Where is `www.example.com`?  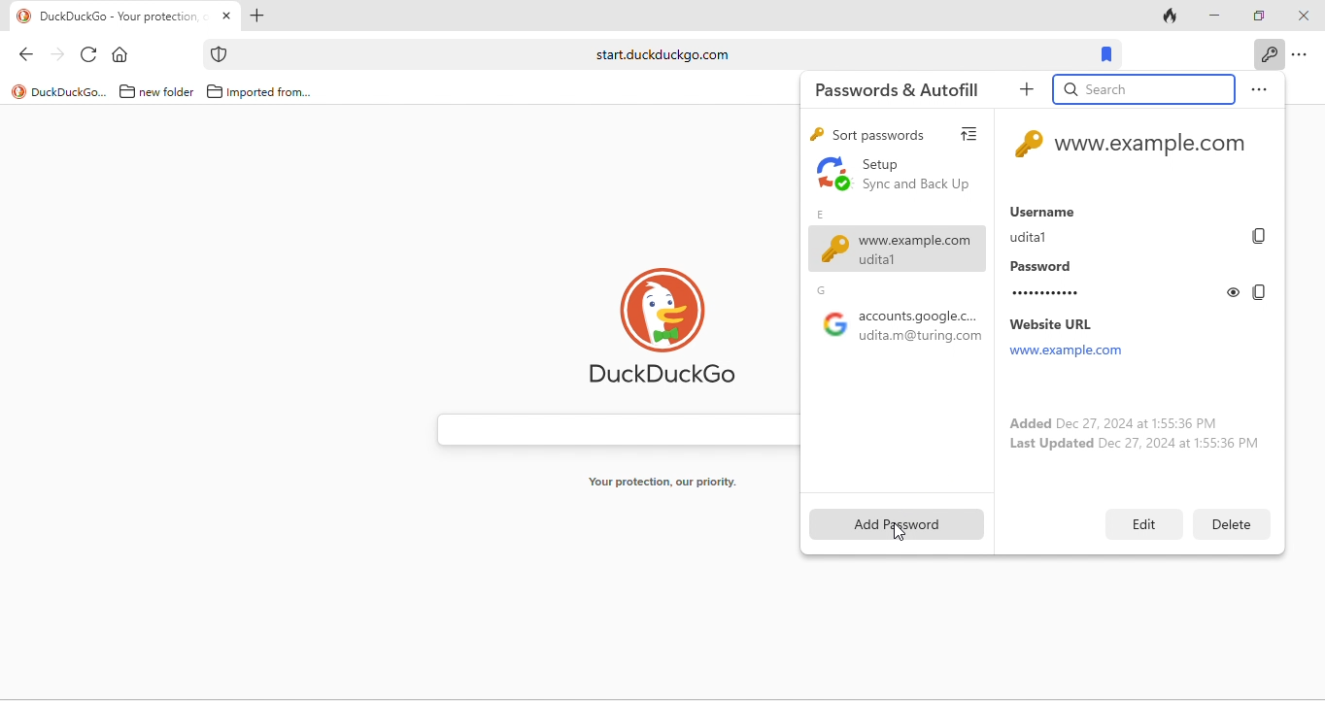
www.example.com is located at coordinates (1155, 146).